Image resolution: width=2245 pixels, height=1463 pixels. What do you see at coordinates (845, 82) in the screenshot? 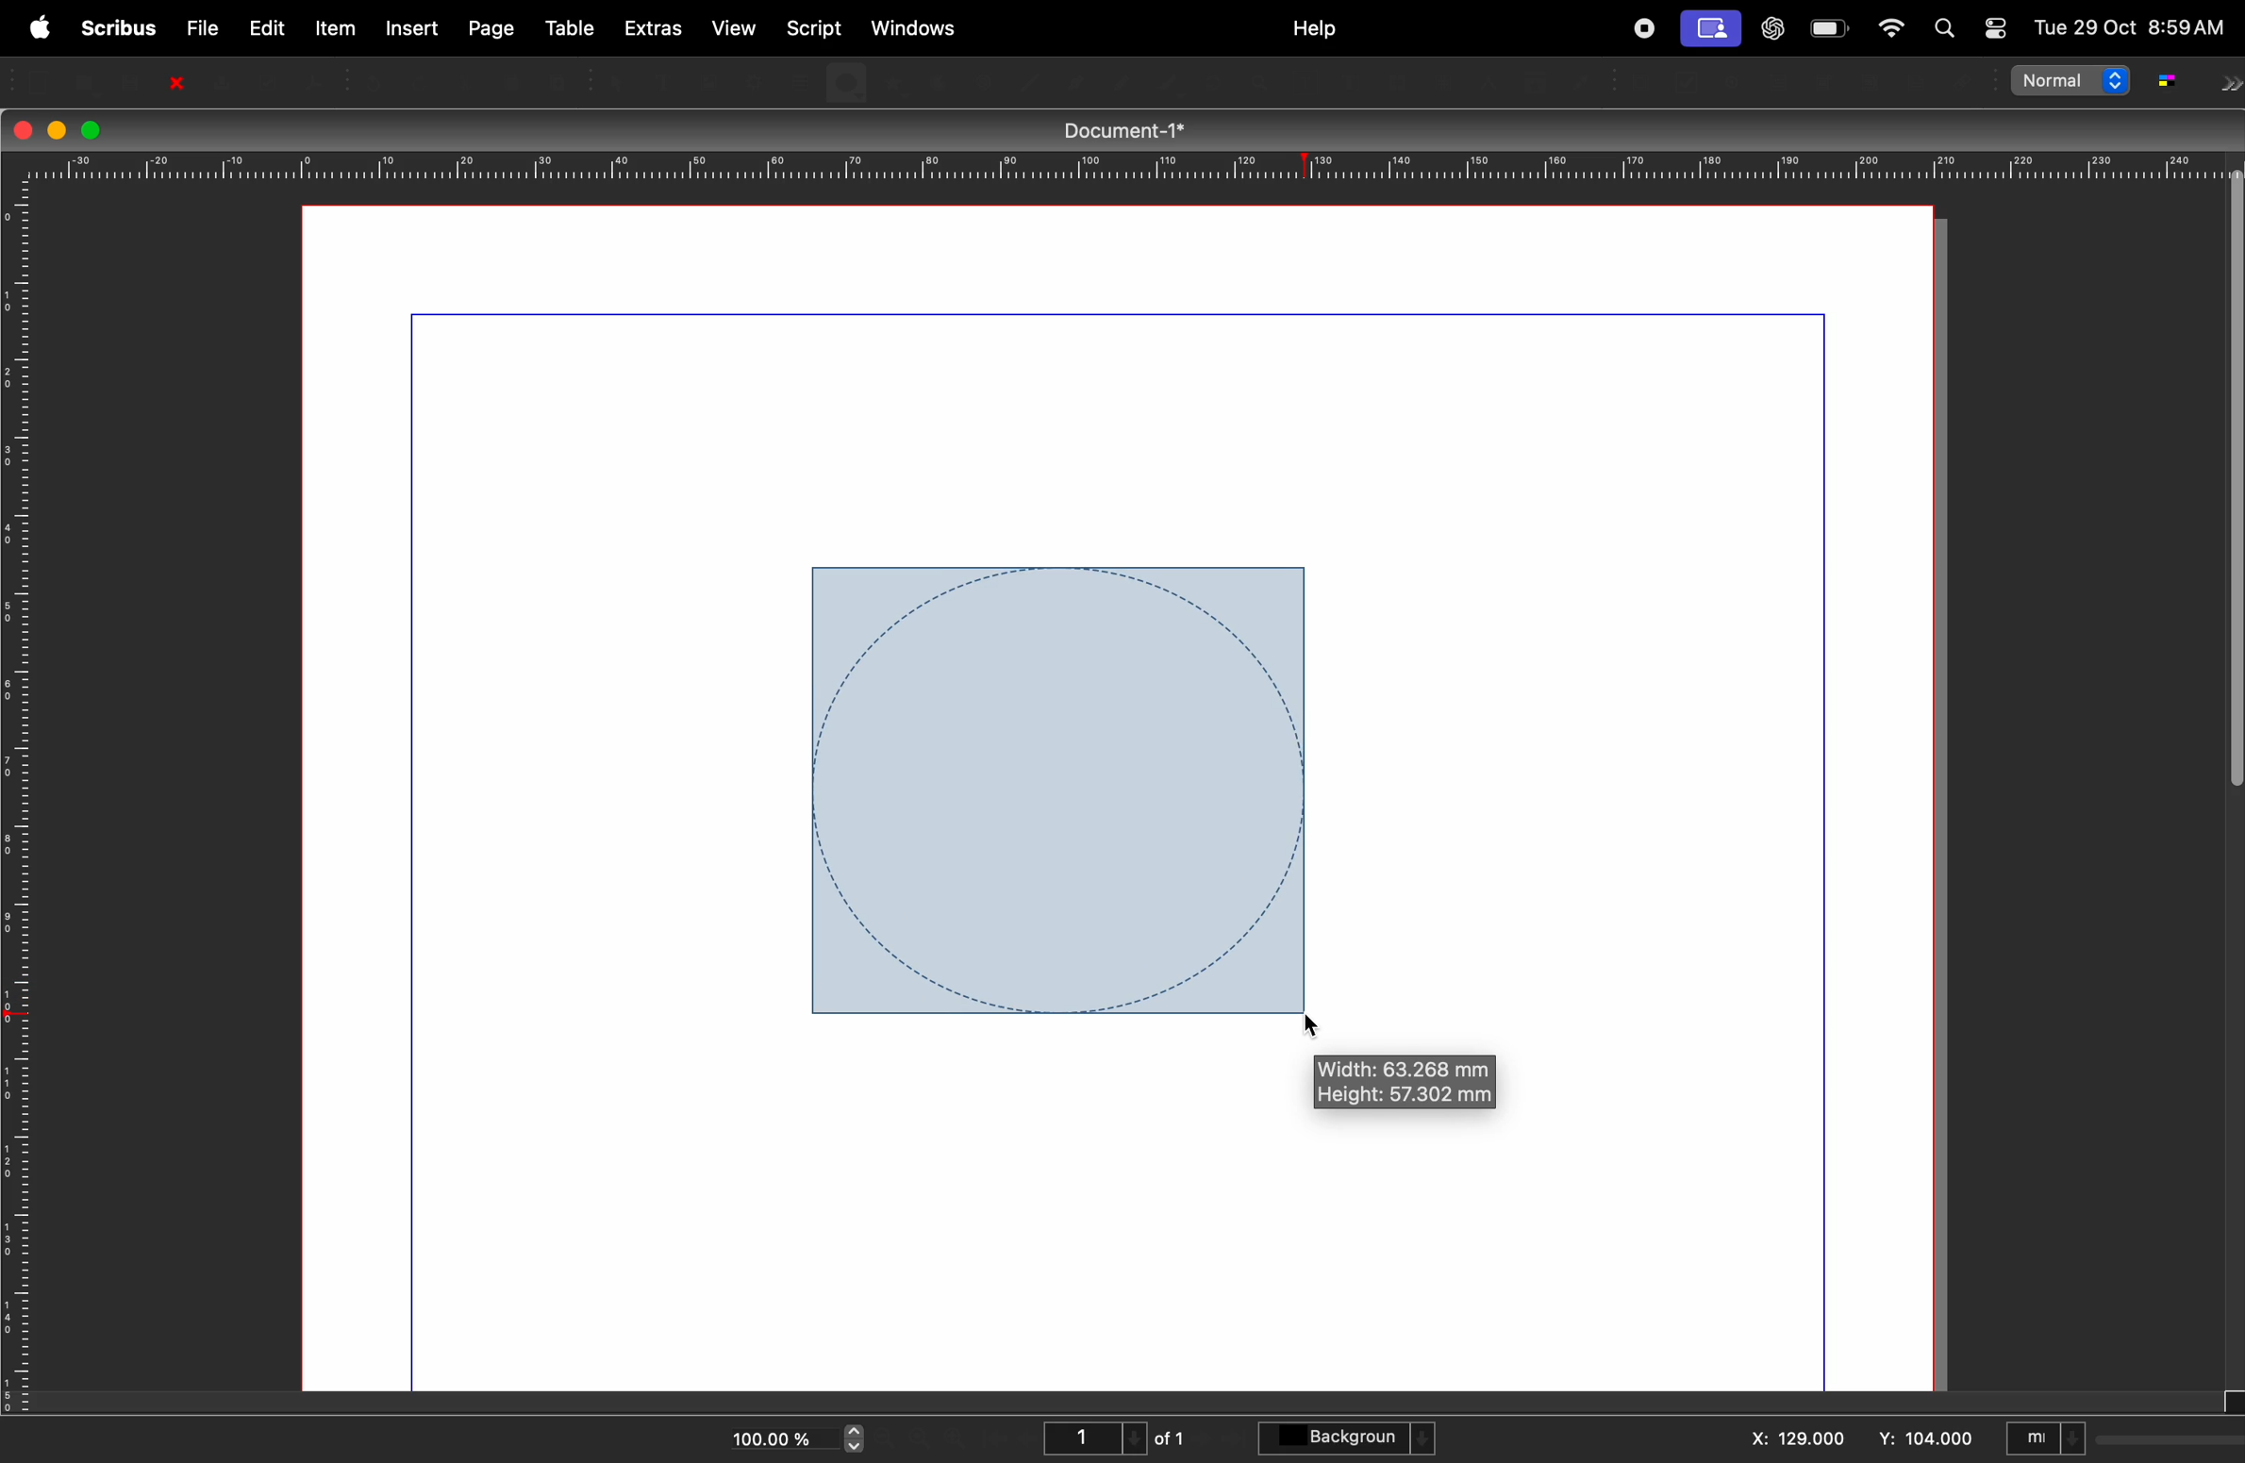
I see `shape` at bounding box center [845, 82].